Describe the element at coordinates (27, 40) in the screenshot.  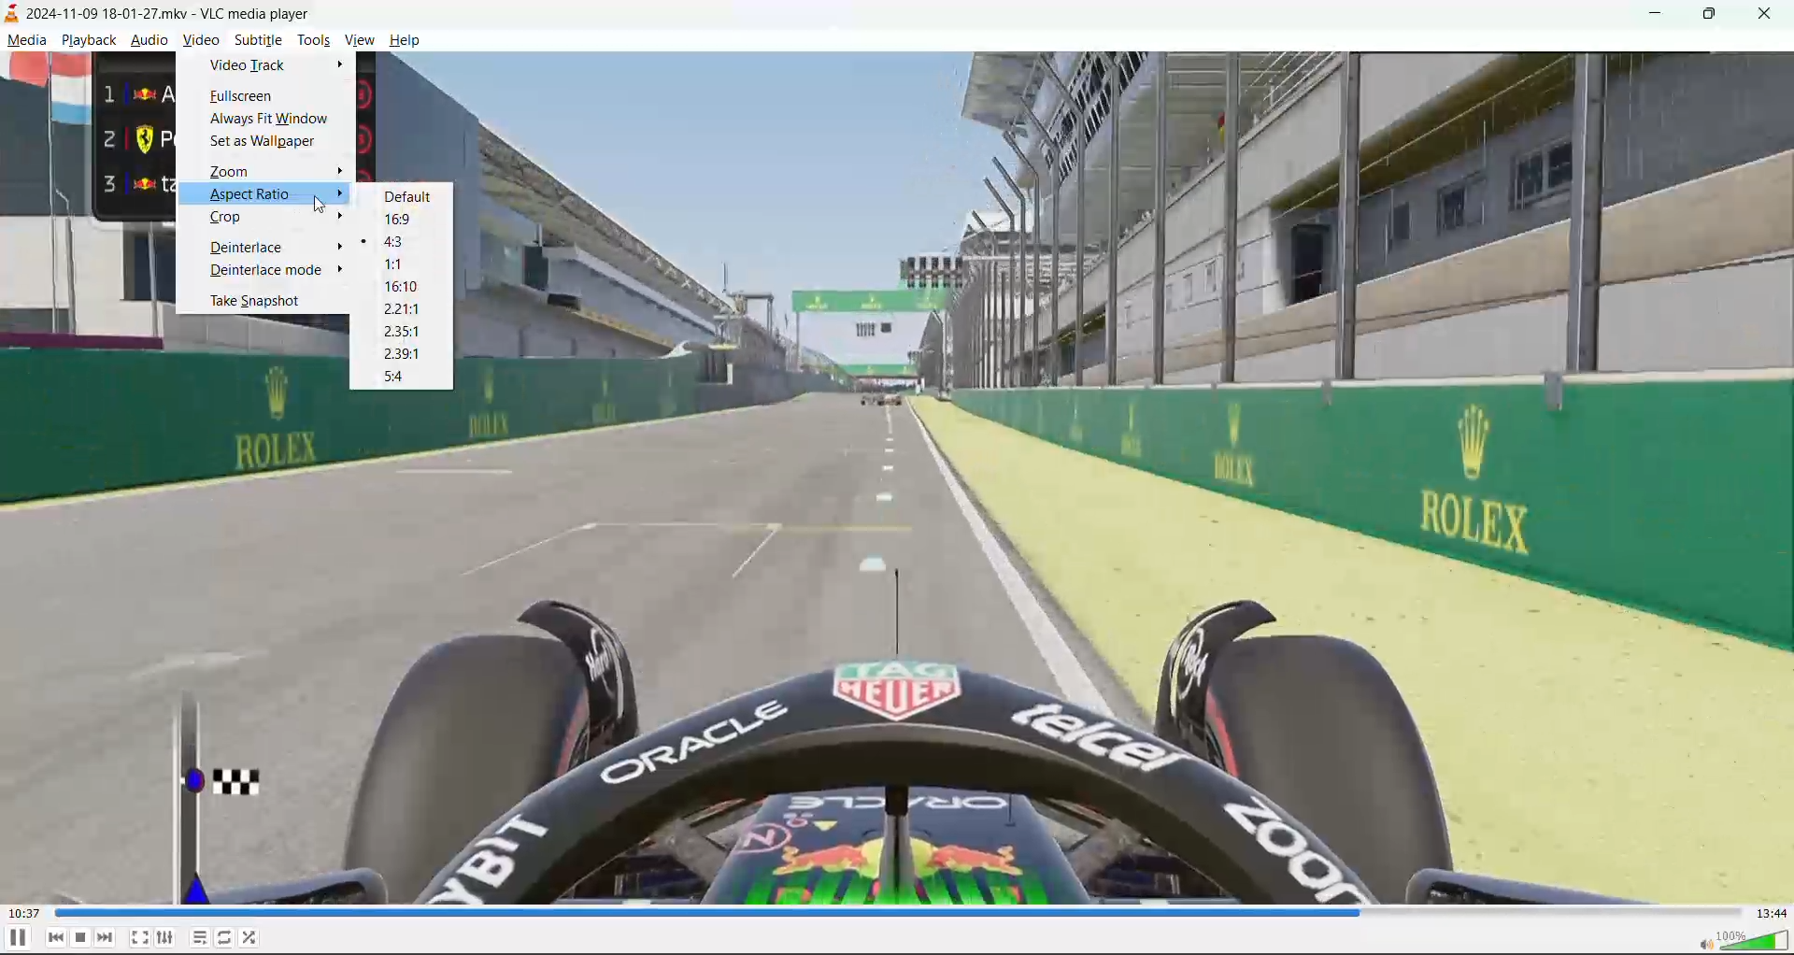
I see `media` at that location.